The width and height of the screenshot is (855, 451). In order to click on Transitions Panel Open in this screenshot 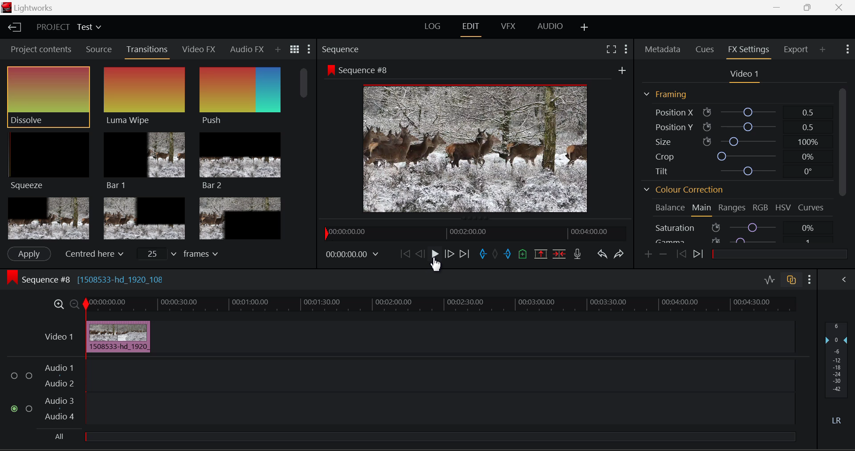, I will do `click(147, 52)`.